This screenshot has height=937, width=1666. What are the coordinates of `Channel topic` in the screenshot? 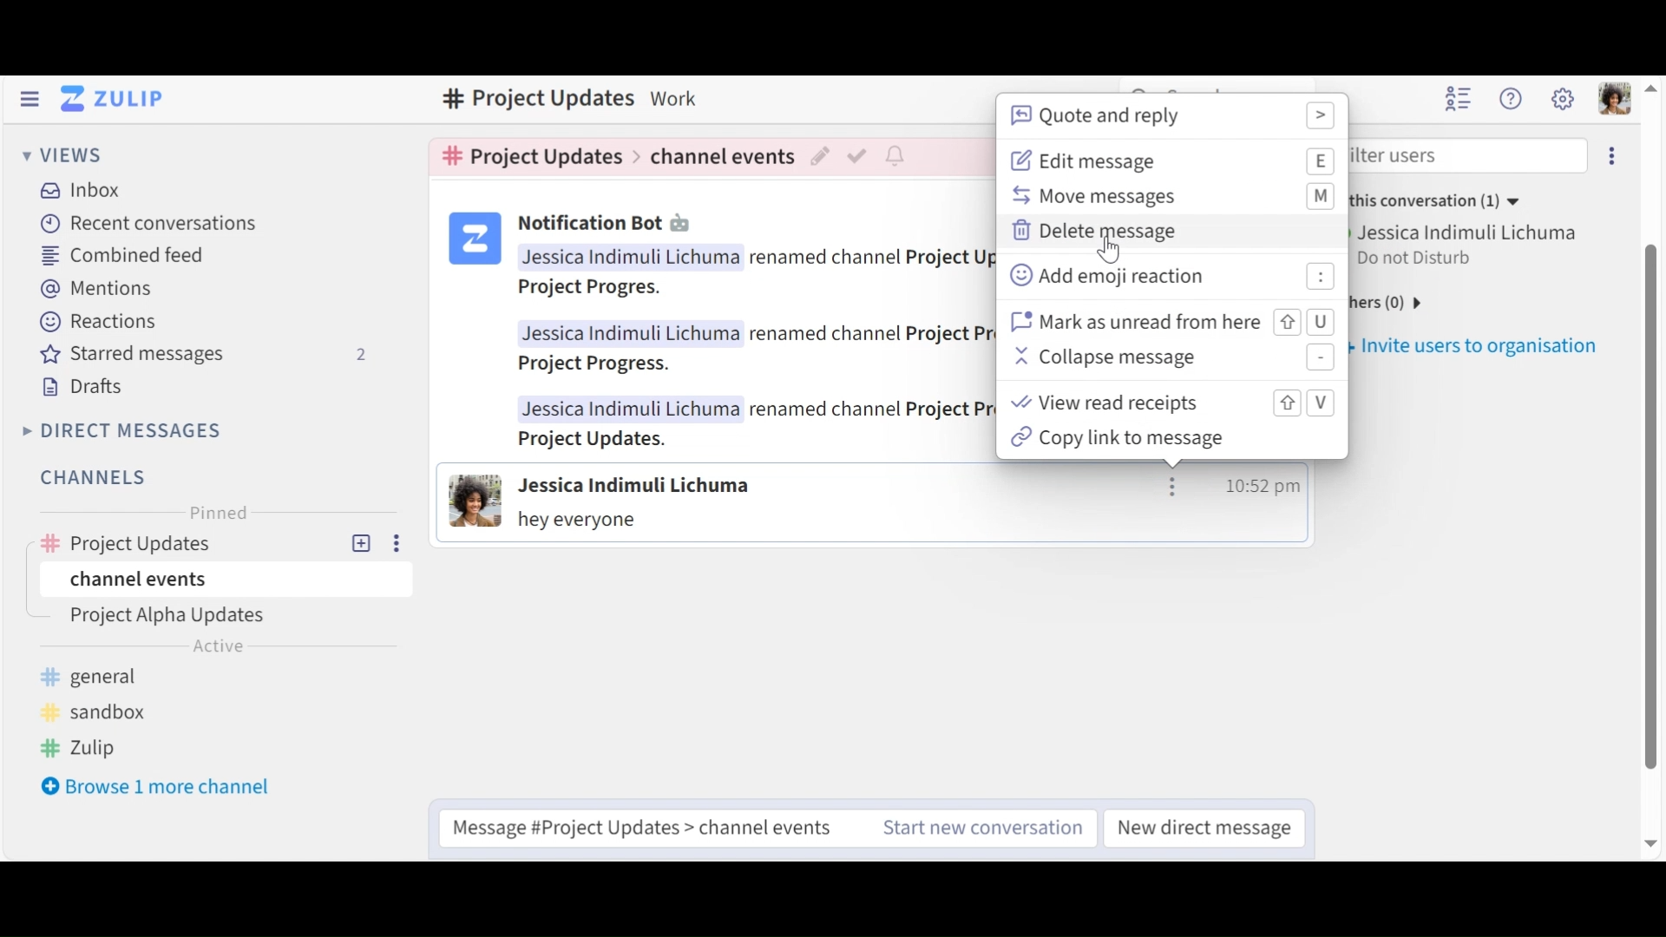 It's located at (533, 156).